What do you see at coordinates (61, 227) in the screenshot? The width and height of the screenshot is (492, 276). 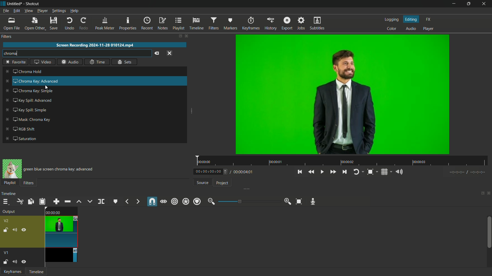 I see `video-2 on timeline` at bounding box center [61, 227].